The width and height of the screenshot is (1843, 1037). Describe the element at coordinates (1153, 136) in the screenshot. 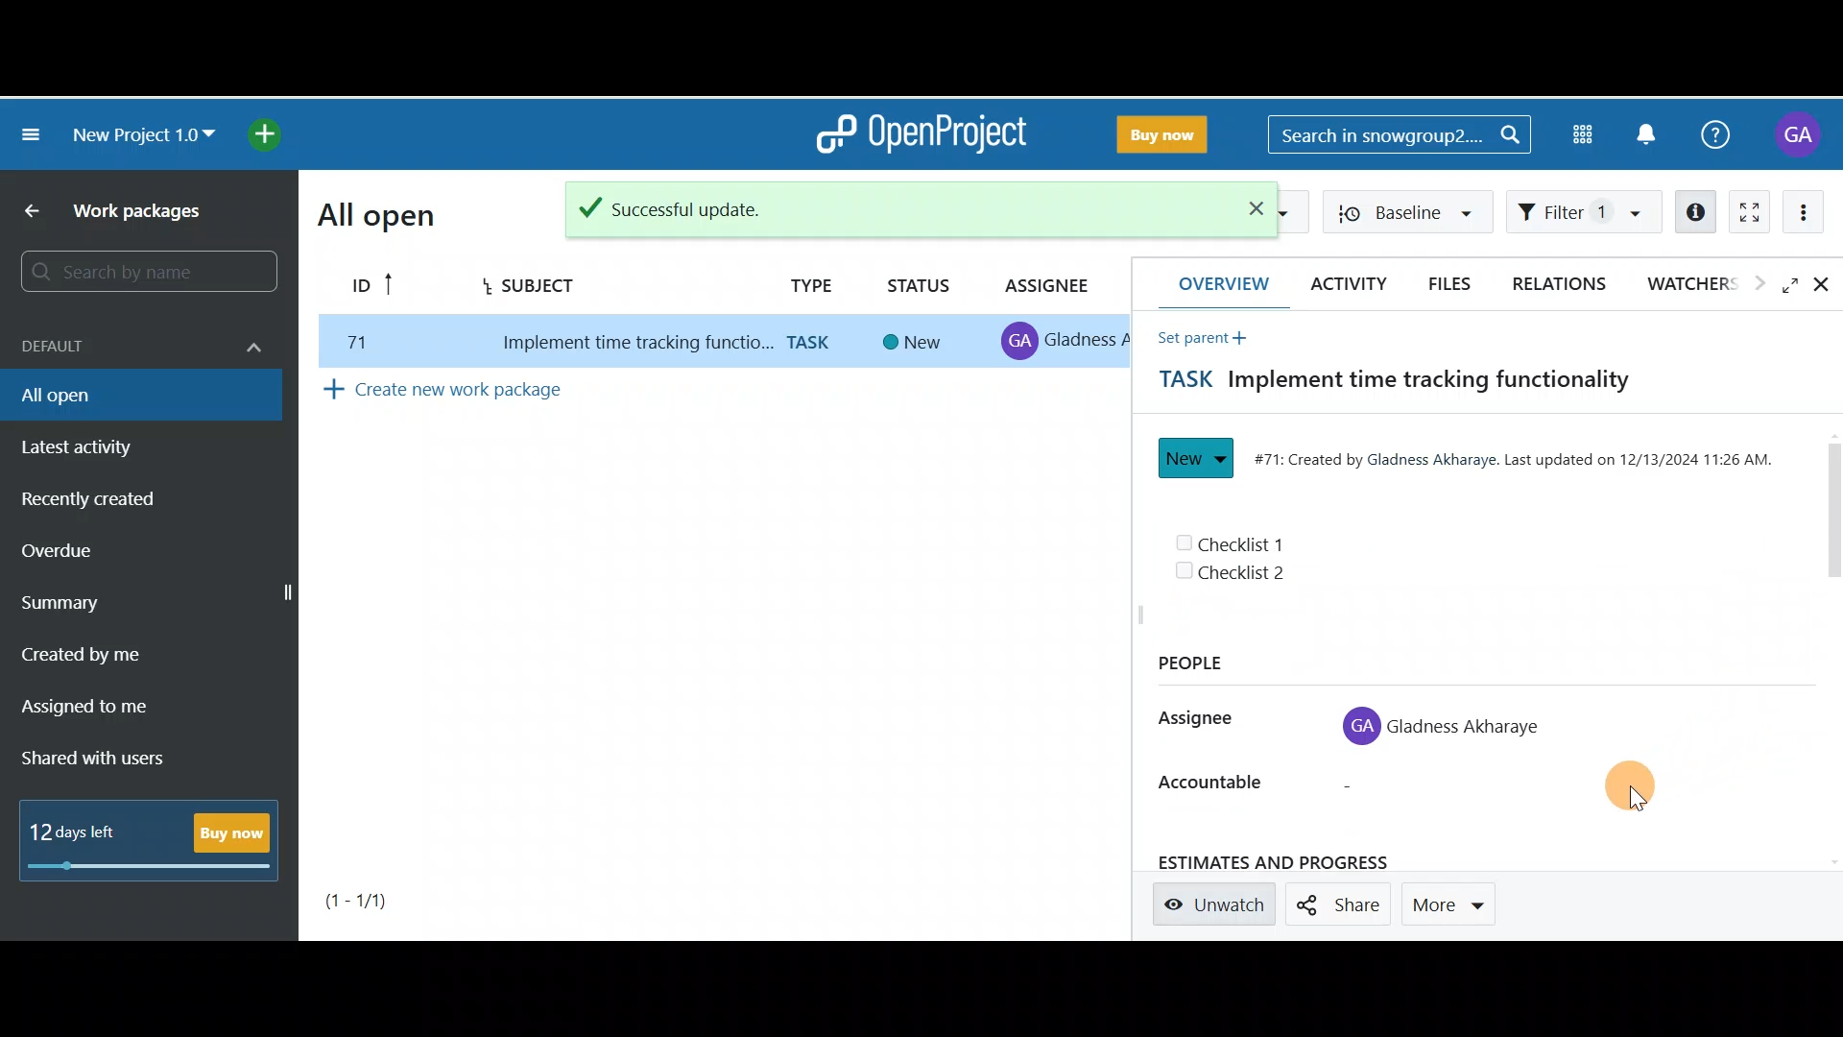

I see `Buy now` at that location.